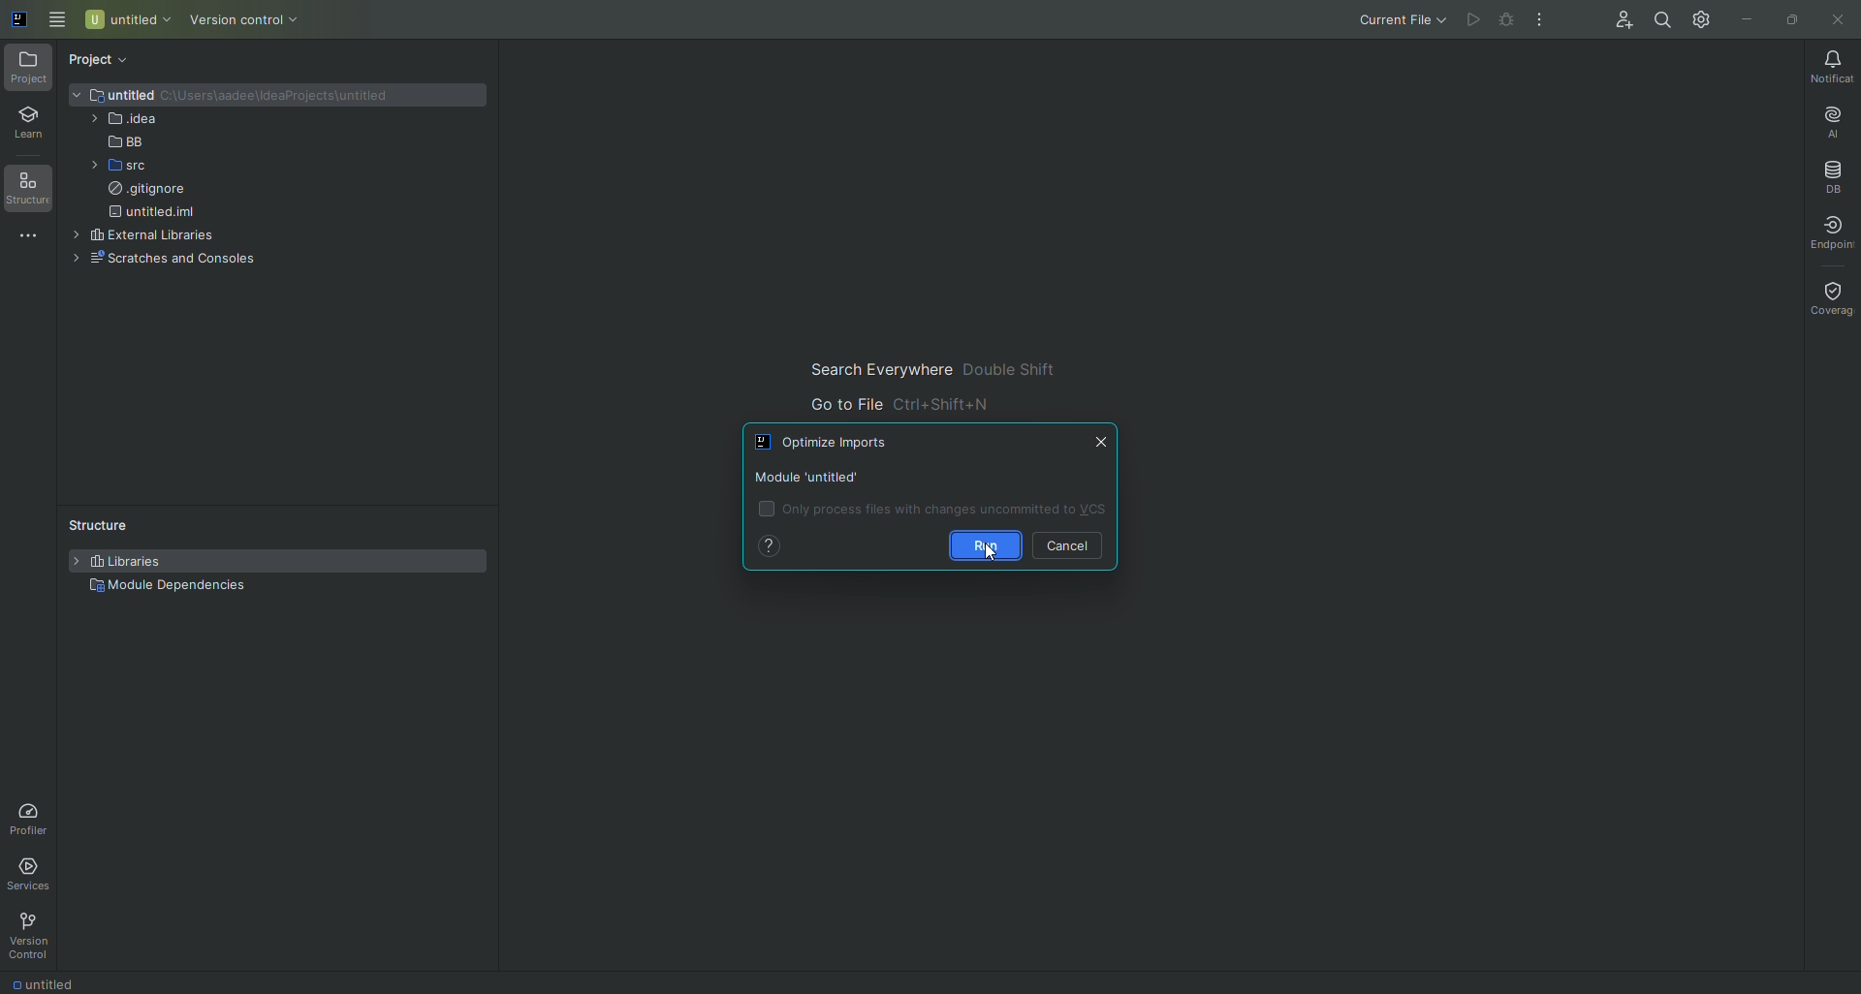 This screenshot has width=1861, height=994. Describe the element at coordinates (123, 121) in the screenshot. I see `.idea` at that location.